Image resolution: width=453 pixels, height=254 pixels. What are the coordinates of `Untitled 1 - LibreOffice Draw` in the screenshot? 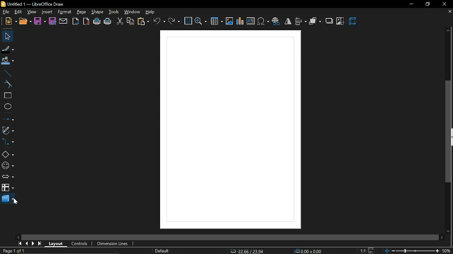 It's located at (32, 3).